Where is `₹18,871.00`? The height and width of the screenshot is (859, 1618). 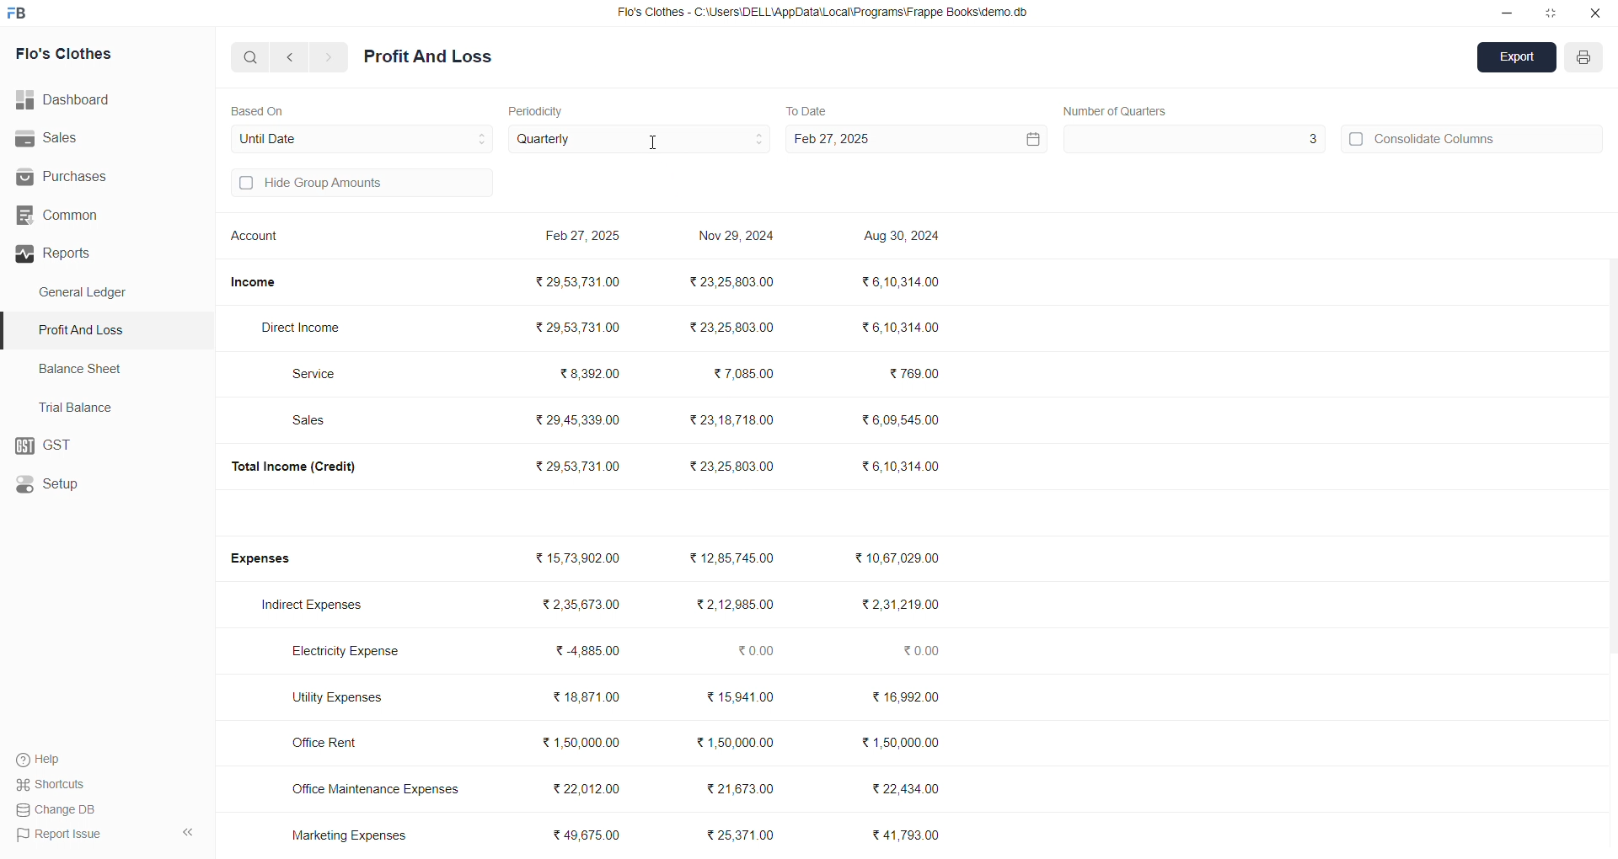 ₹18,871.00 is located at coordinates (586, 697).